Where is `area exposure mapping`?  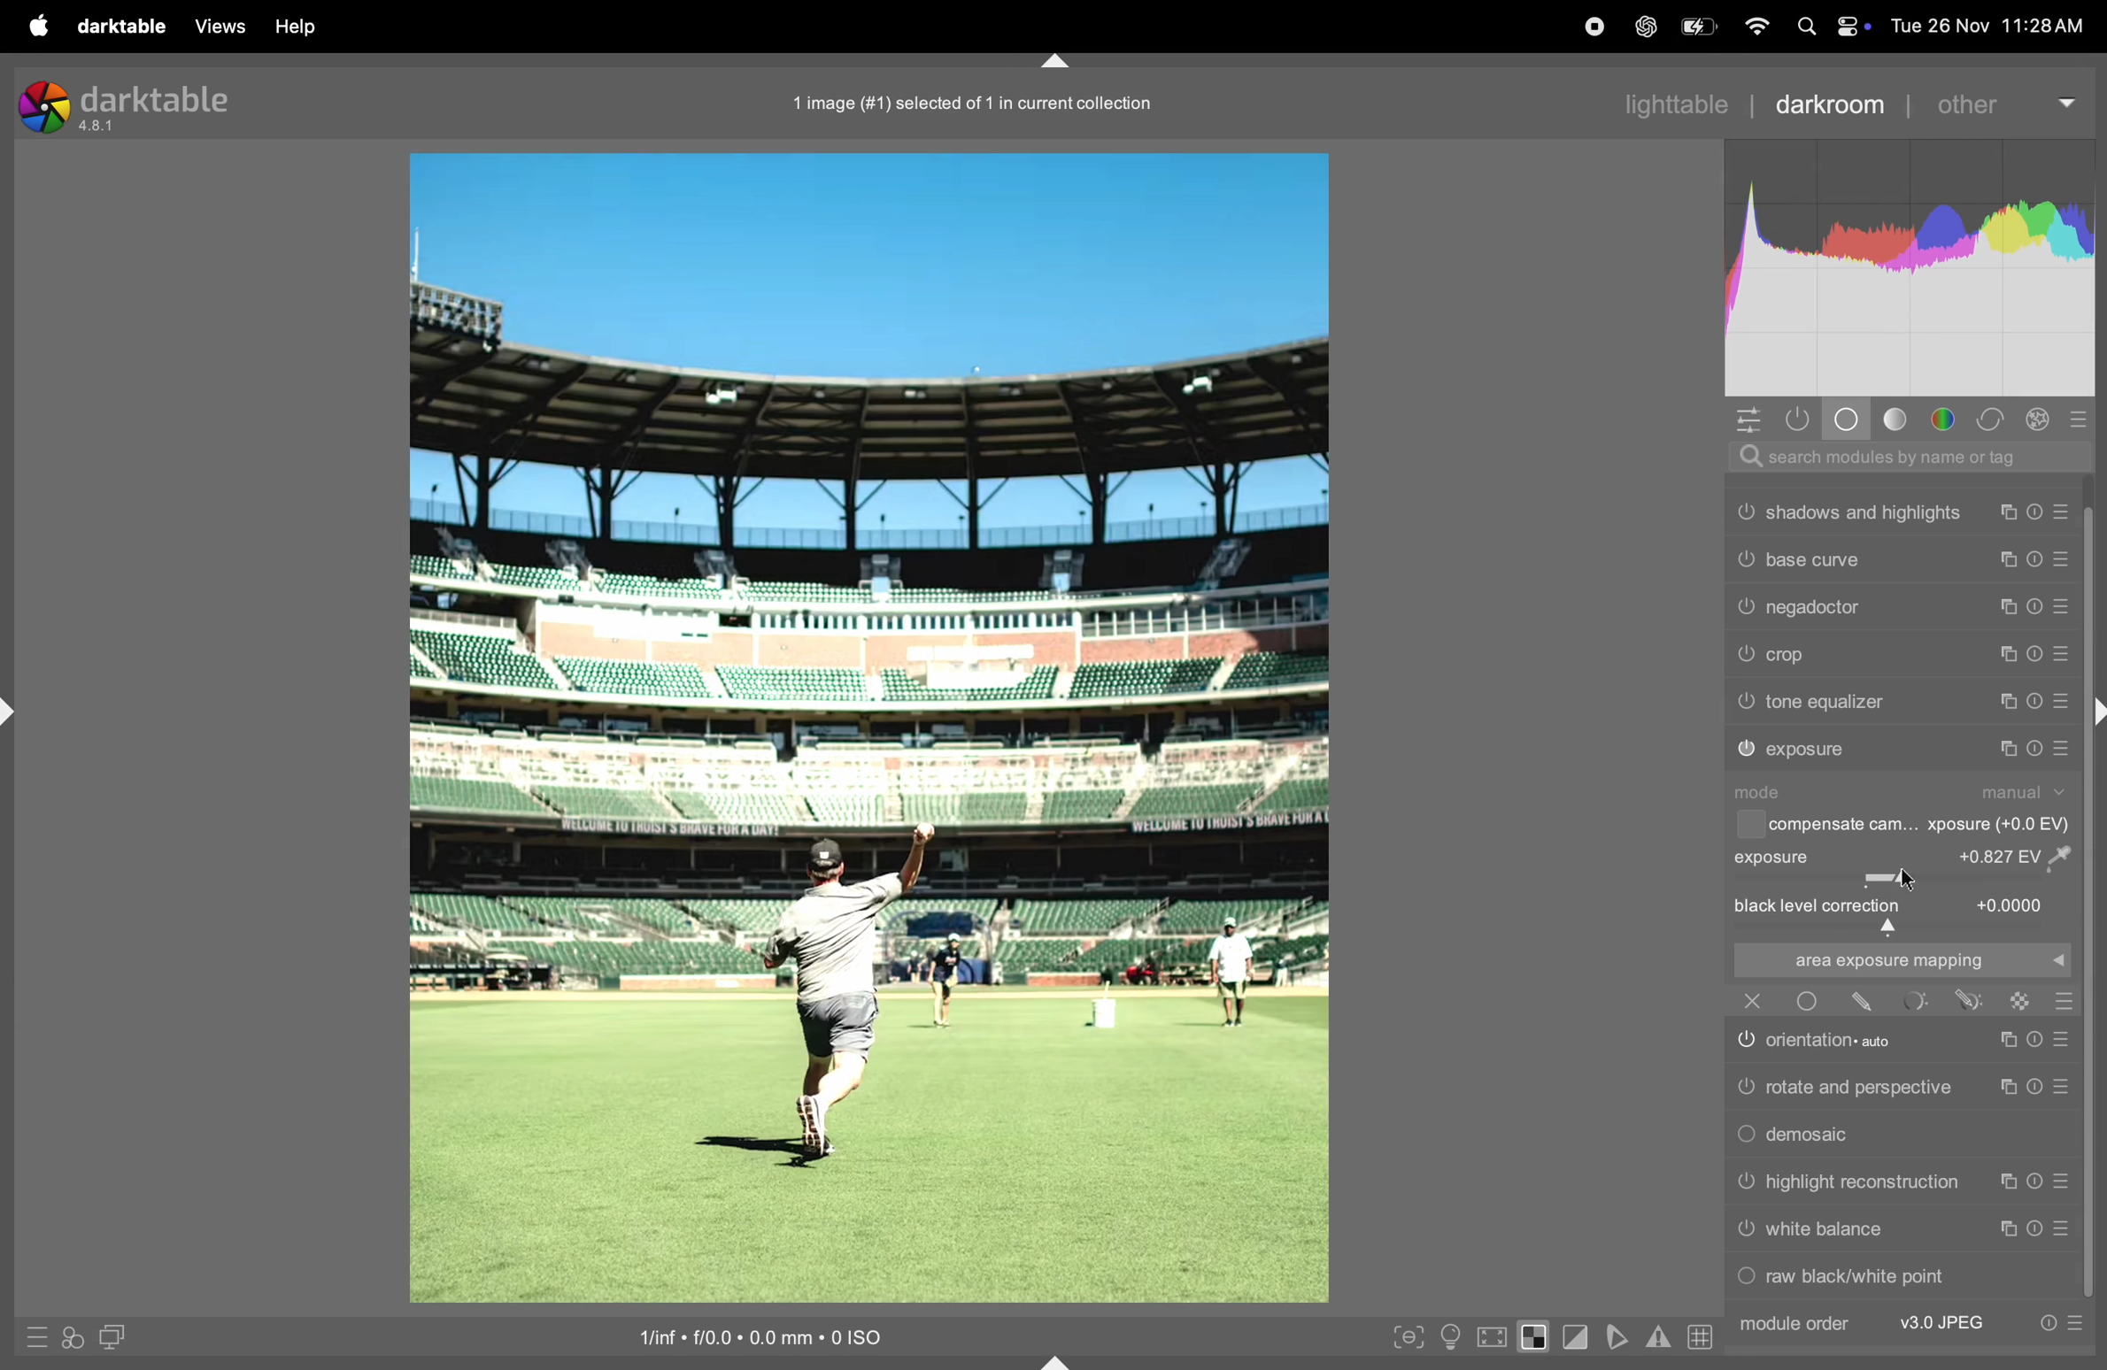 area exposure mapping is located at coordinates (1899, 960).